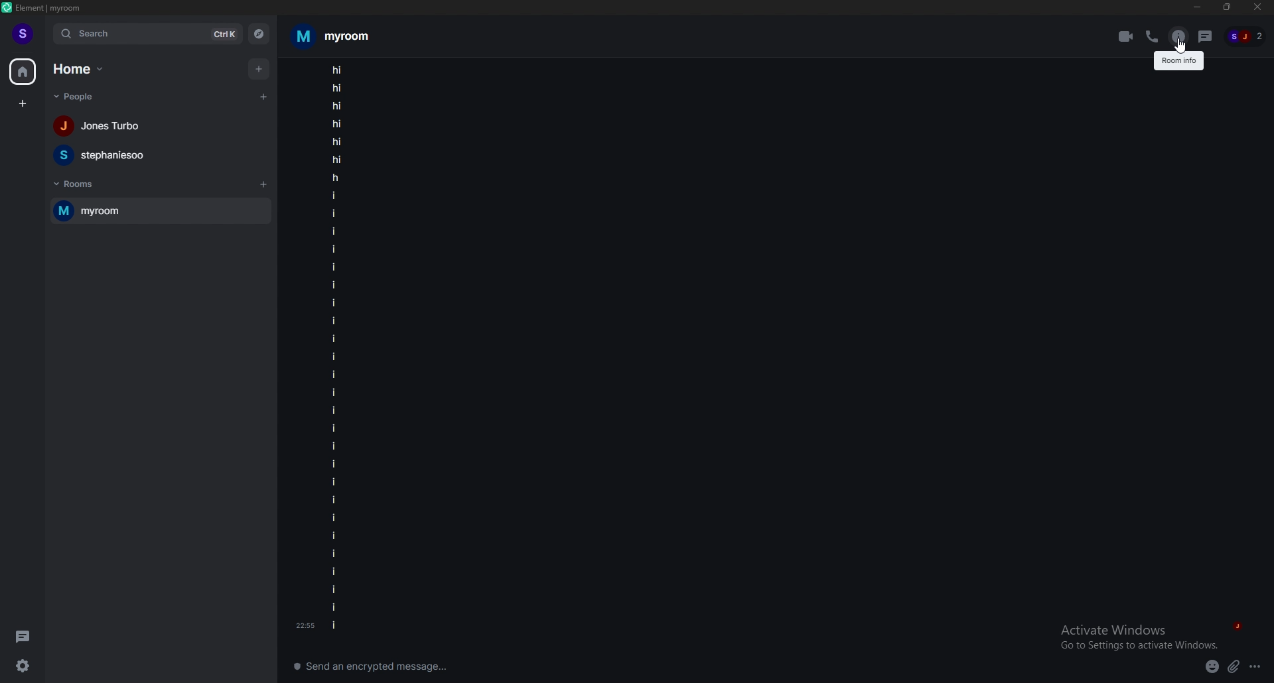 The image size is (1274, 683). Describe the element at coordinates (1236, 623) in the screenshot. I see `seen` at that location.